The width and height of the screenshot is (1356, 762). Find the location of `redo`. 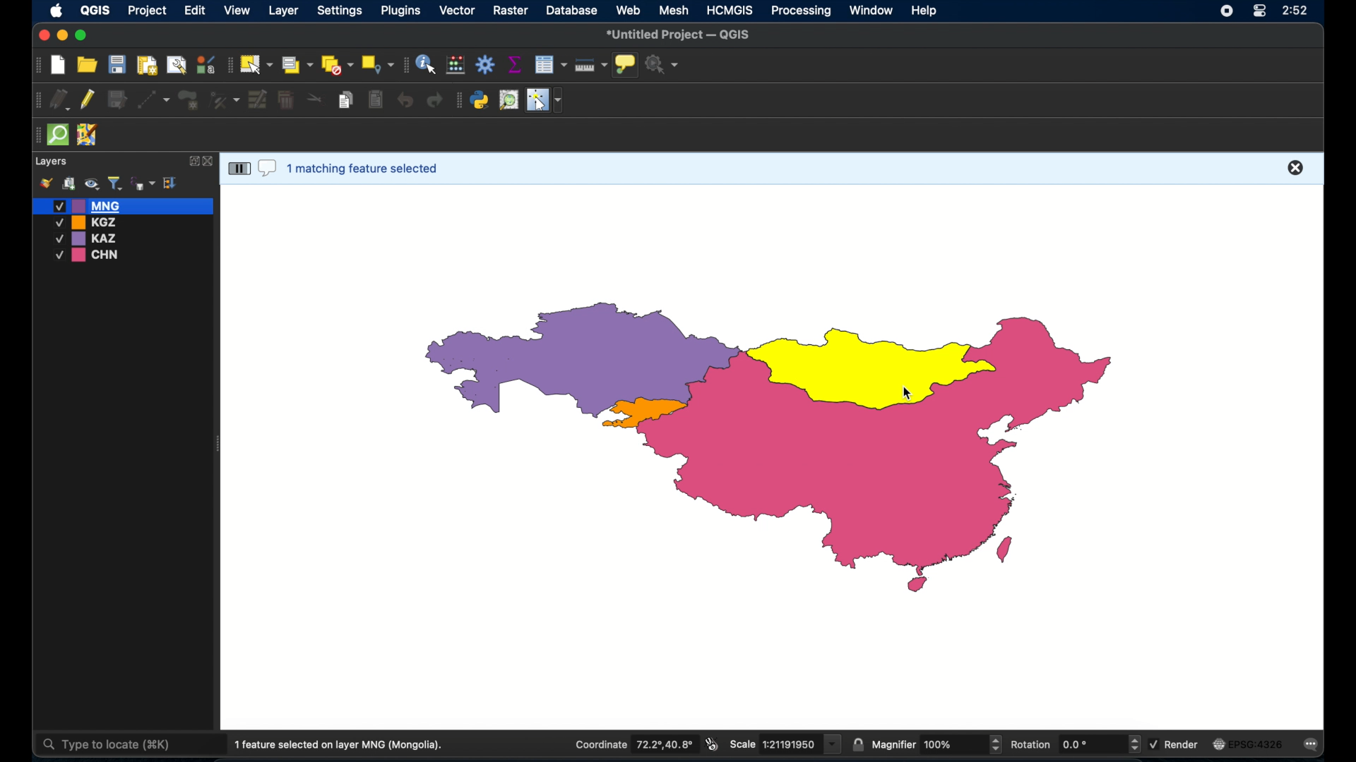

redo is located at coordinates (436, 101).